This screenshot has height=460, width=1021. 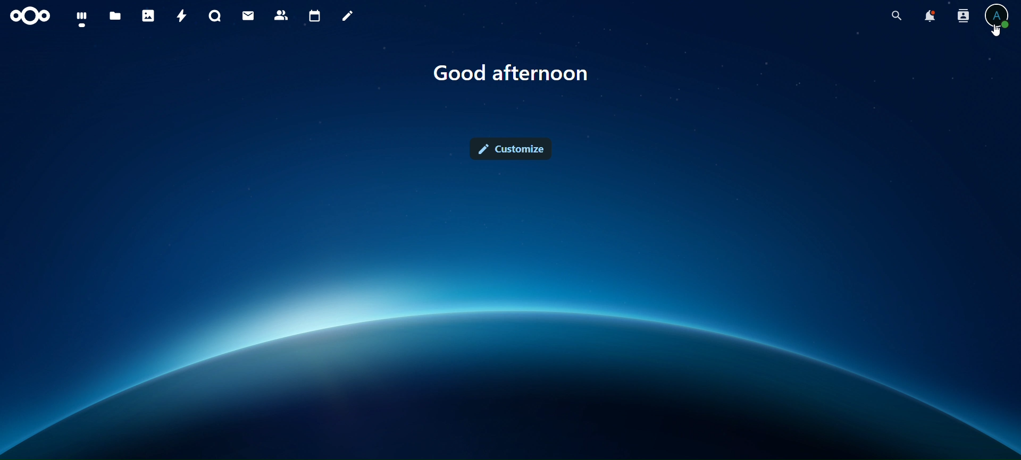 What do you see at coordinates (509, 75) in the screenshot?
I see `text ` at bounding box center [509, 75].